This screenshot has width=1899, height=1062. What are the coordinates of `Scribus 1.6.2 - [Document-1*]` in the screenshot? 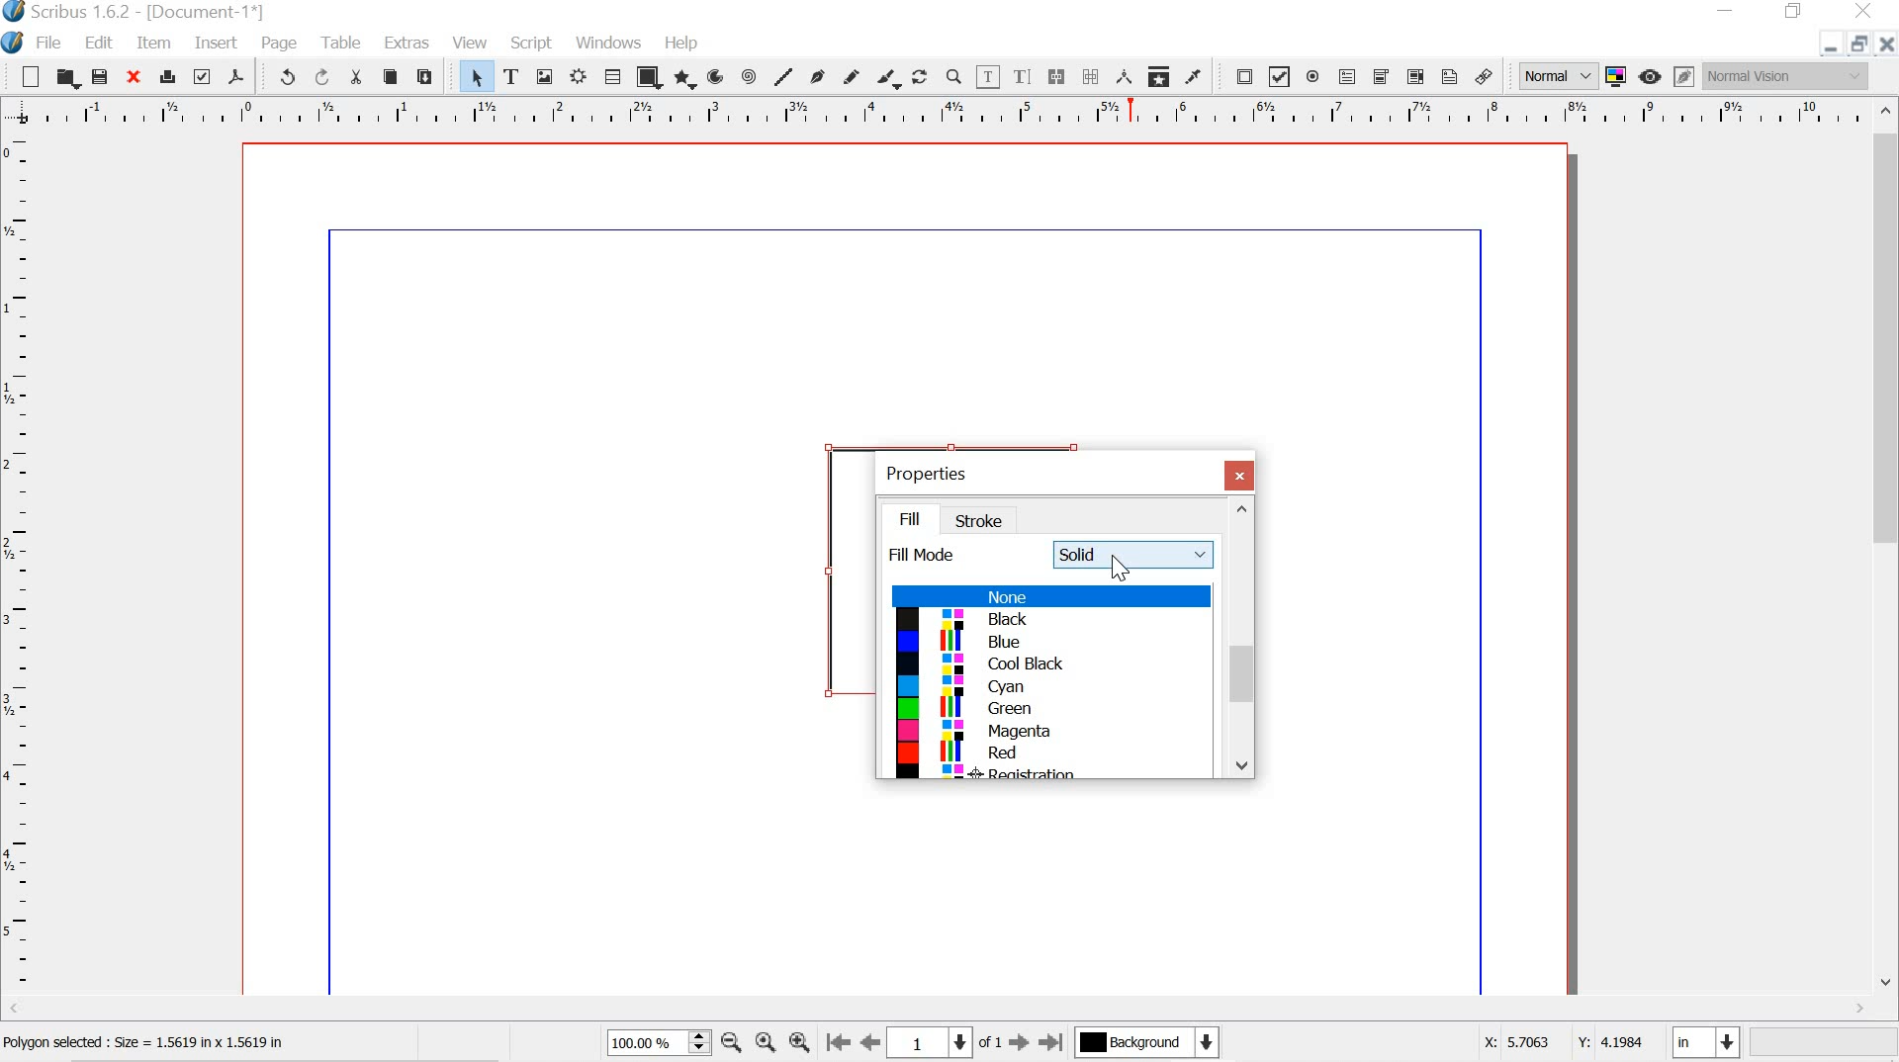 It's located at (161, 12).